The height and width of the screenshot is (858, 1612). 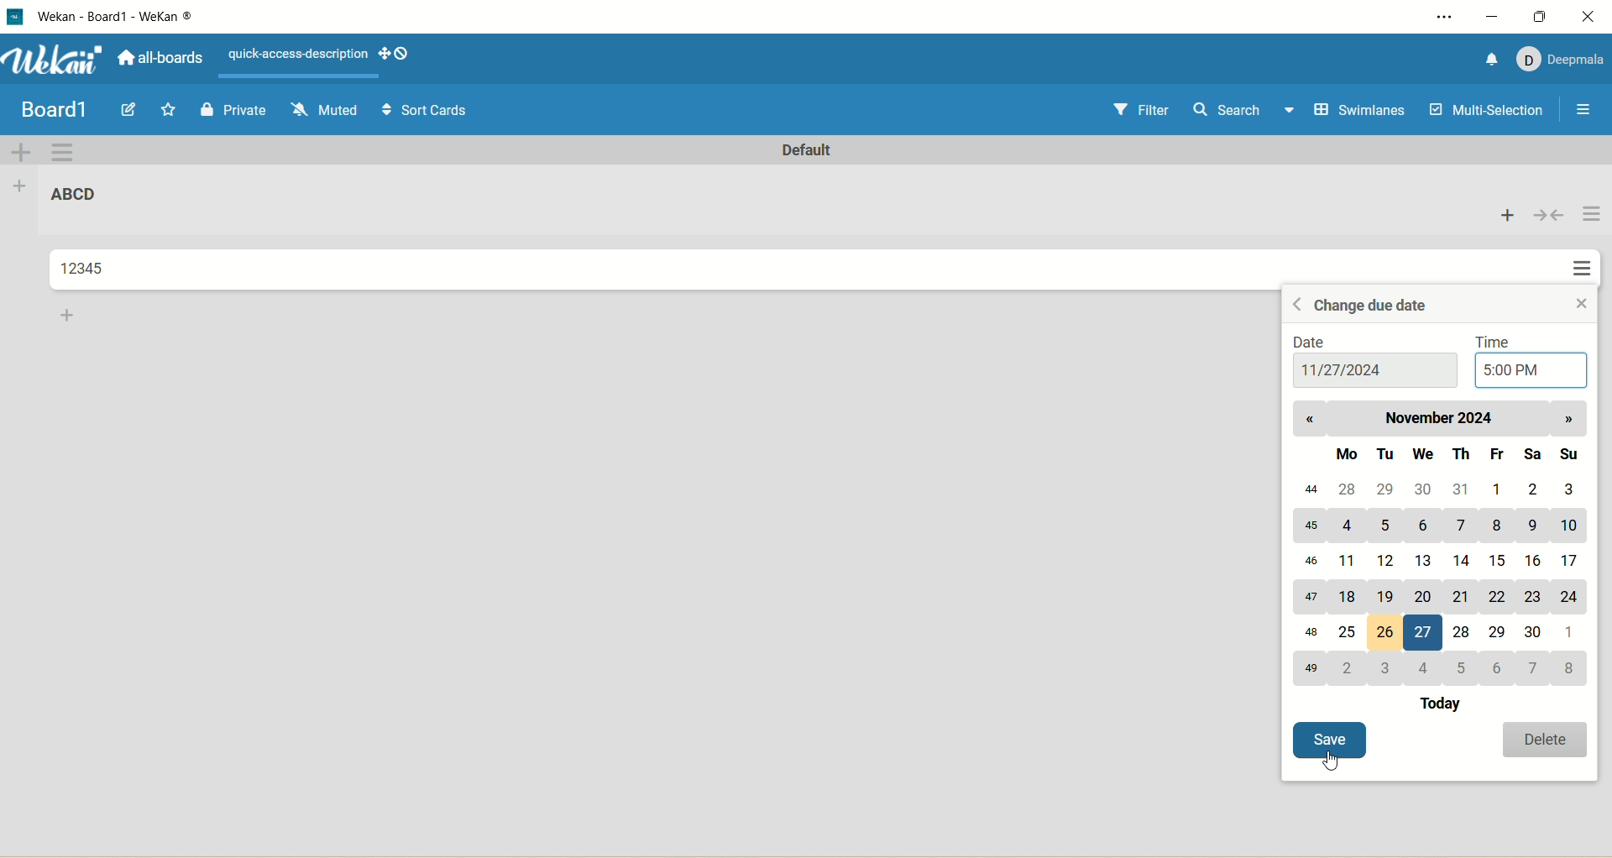 What do you see at coordinates (1443, 419) in the screenshot?
I see `month` at bounding box center [1443, 419].